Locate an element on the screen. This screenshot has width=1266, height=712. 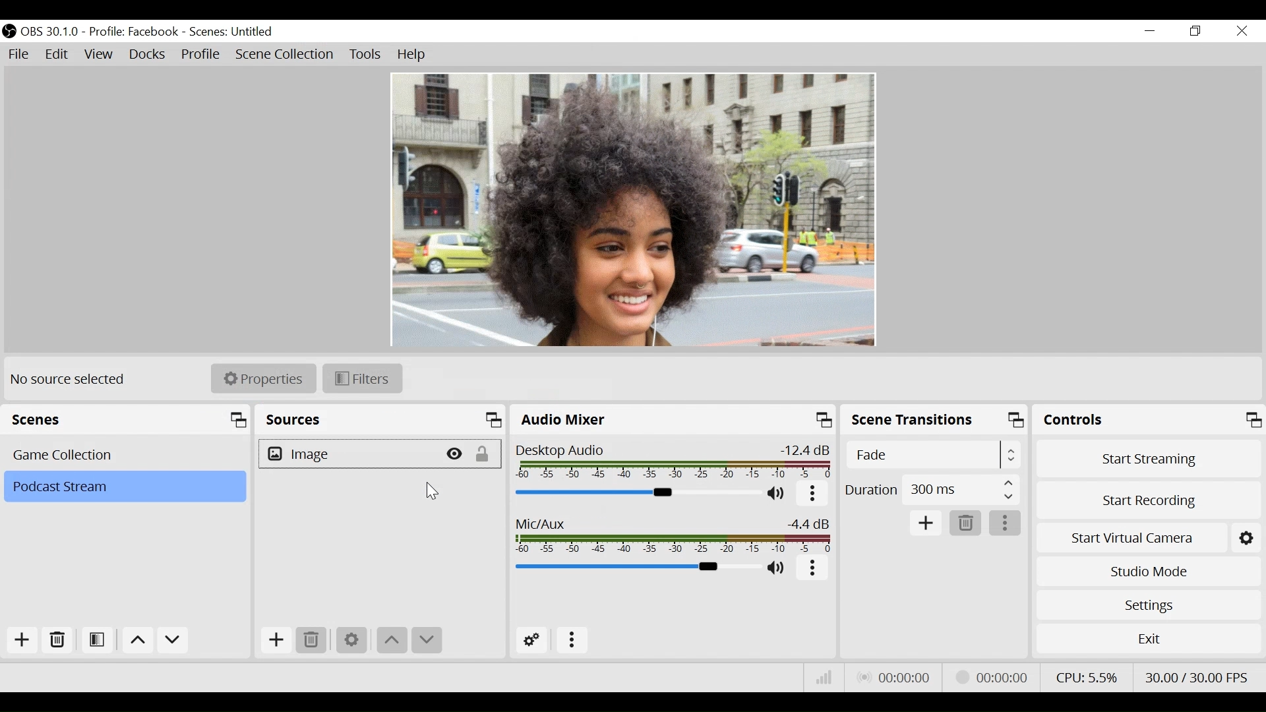
(Hide/Display) is located at coordinates (457, 454).